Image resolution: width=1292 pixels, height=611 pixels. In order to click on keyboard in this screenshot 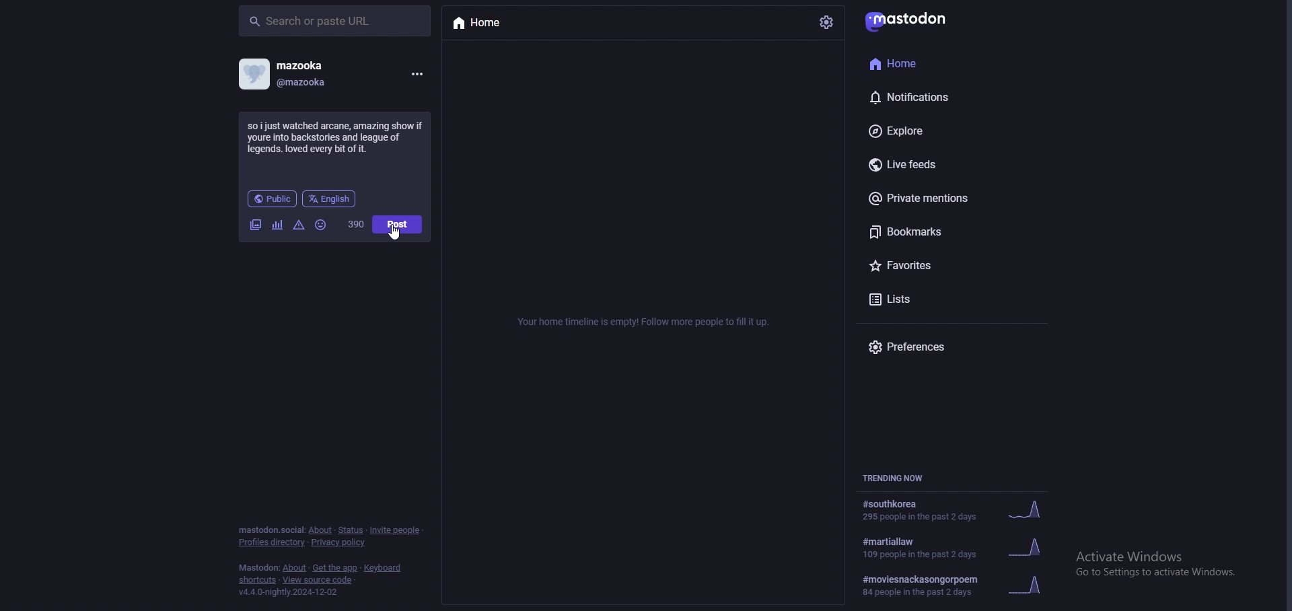, I will do `click(382, 567)`.